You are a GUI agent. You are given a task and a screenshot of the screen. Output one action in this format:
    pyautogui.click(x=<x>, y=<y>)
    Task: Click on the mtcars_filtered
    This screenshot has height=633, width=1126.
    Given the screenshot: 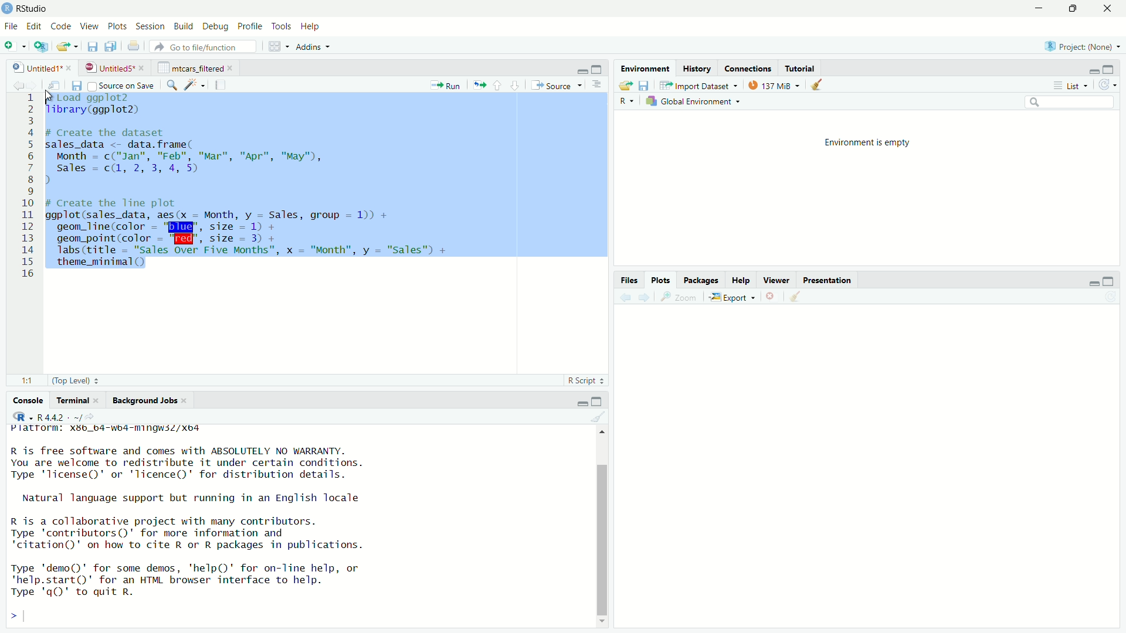 What is the action you would take?
    pyautogui.click(x=191, y=68)
    